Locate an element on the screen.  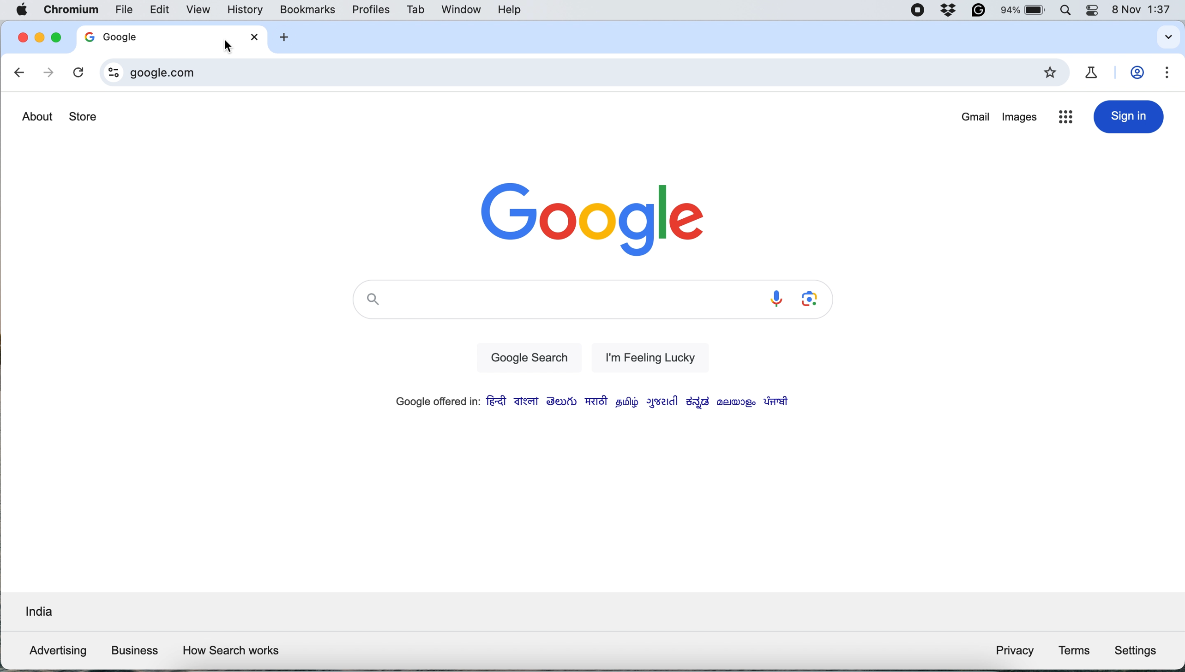
edit is located at coordinates (161, 10).